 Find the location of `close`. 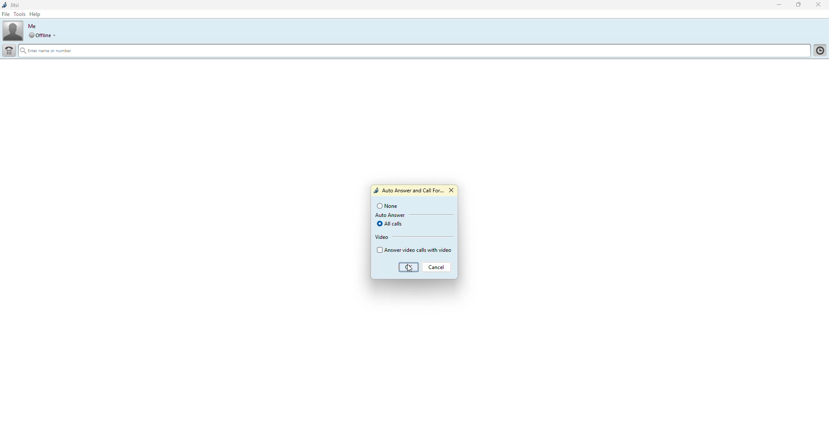

close is located at coordinates (820, 4).